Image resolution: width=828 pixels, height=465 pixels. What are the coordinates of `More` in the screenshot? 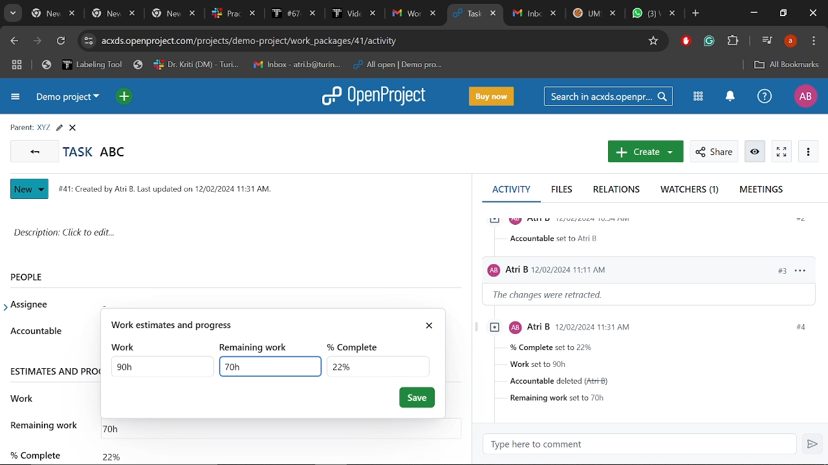 It's located at (809, 152).